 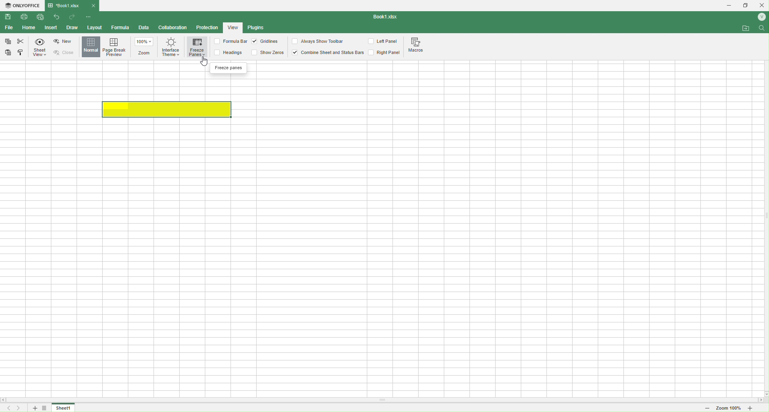 What do you see at coordinates (7, 408) in the screenshot?
I see `Scroll to the first sheet` at bounding box center [7, 408].